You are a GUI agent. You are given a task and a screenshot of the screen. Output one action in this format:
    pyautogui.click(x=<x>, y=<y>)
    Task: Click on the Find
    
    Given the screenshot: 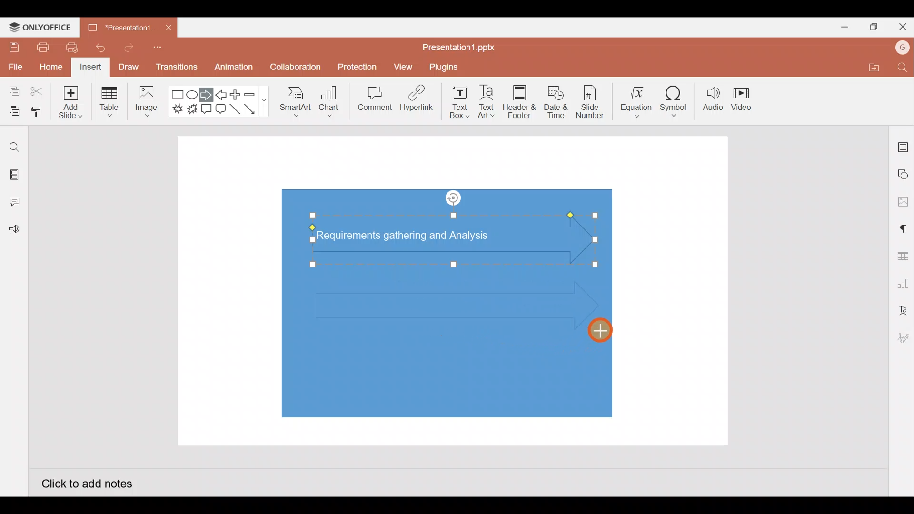 What is the action you would take?
    pyautogui.click(x=14, y=147)
    